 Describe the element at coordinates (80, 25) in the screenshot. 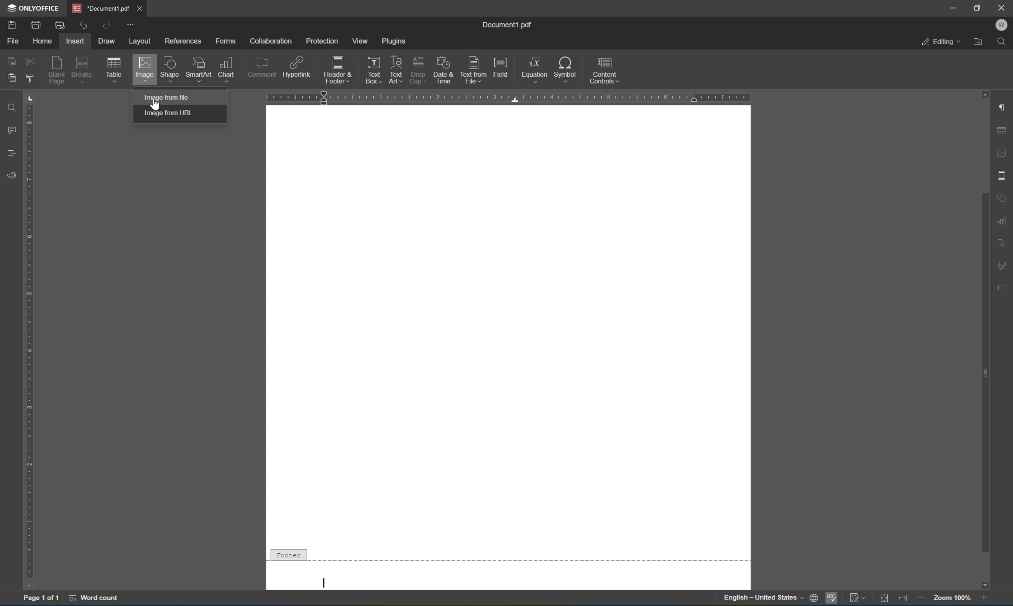

I see `undo` at that location.